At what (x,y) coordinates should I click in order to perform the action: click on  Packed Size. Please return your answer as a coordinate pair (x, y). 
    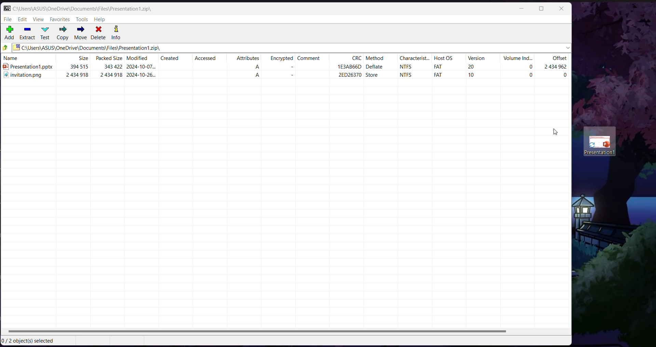
    Looking at the image, I should click on (108, 59).